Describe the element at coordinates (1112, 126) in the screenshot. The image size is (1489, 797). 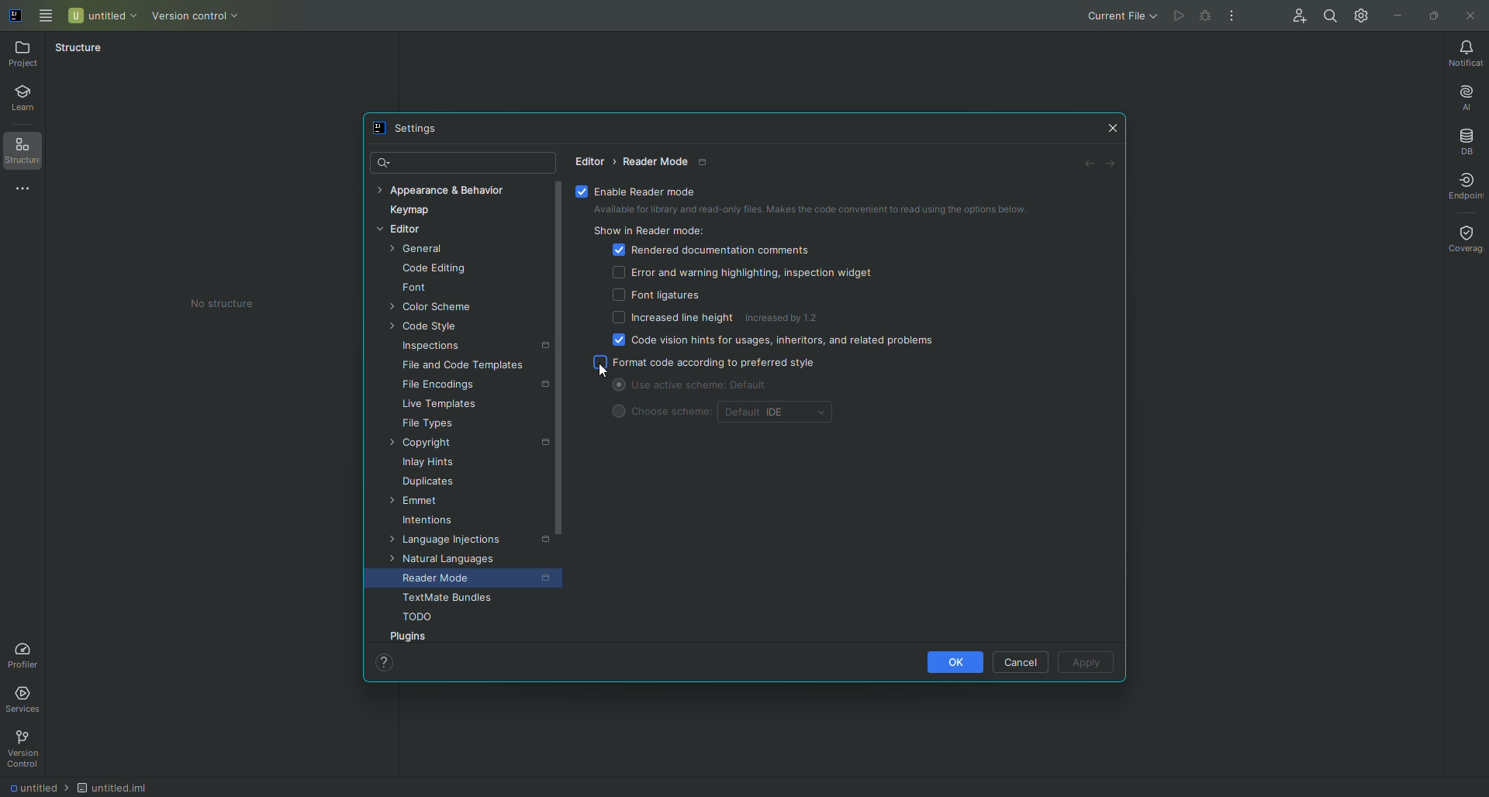
I see `Close` at that location.